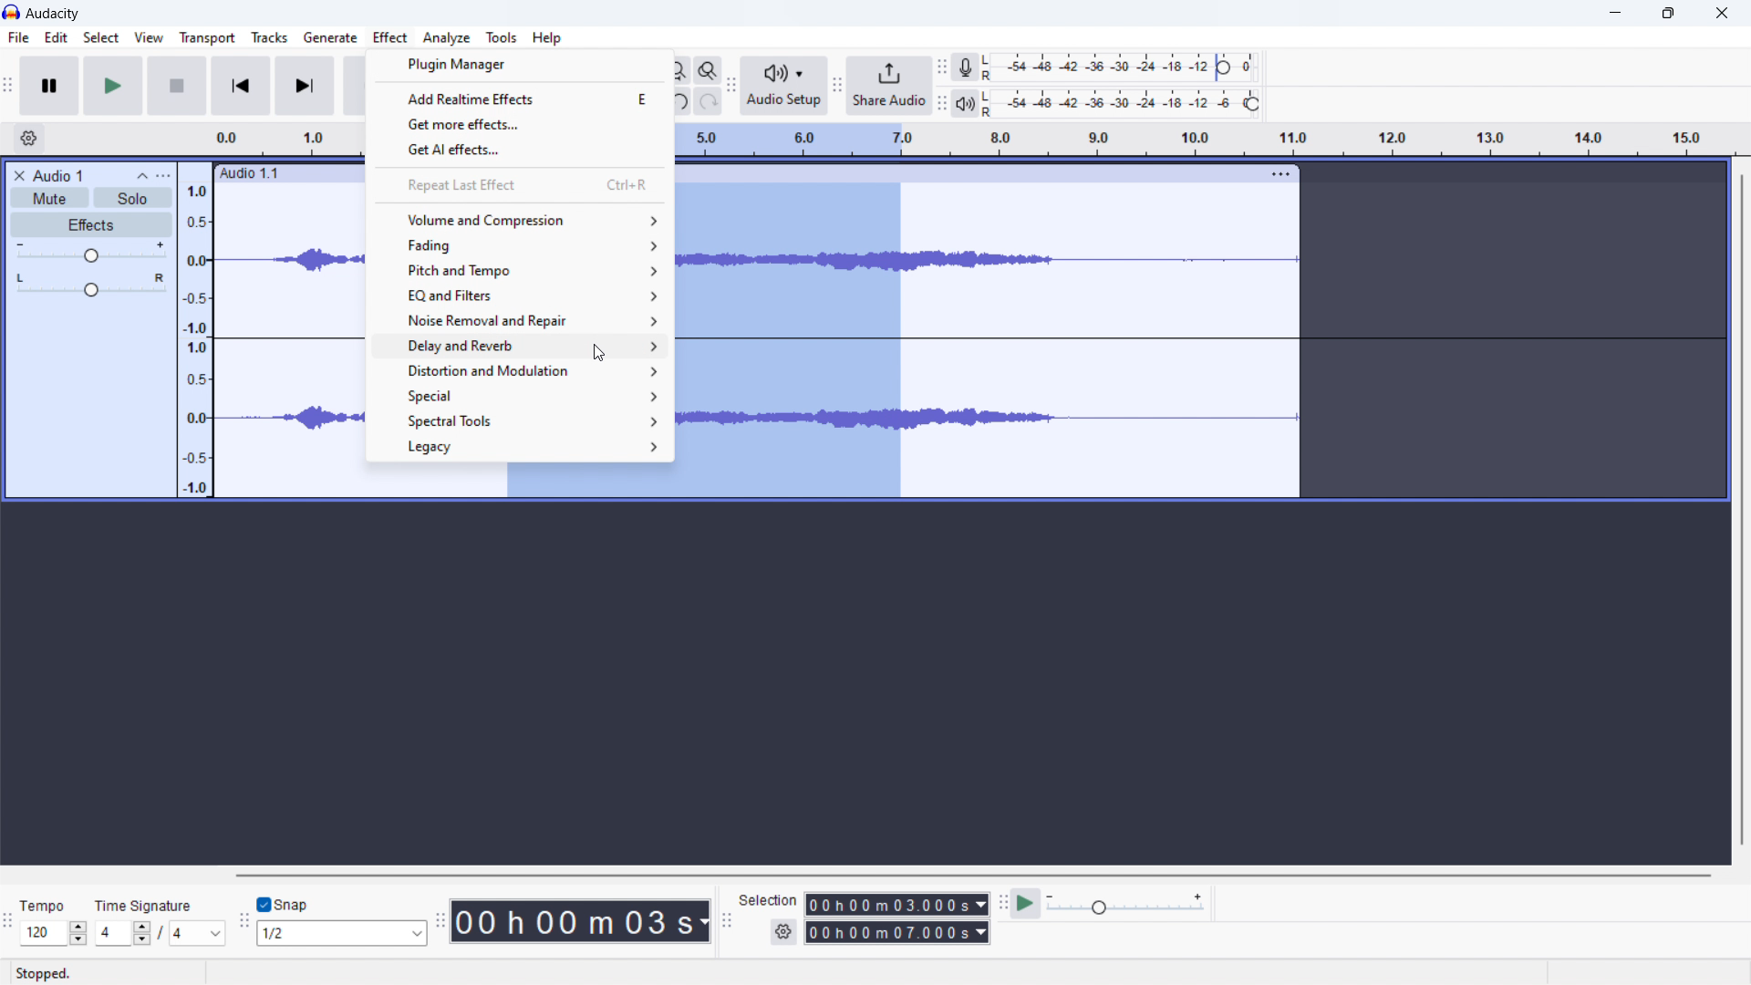  What do you see at coordinates (516, 272) in the screenshot?
I see `pitch and tempo` at bounding box center [516, 272].